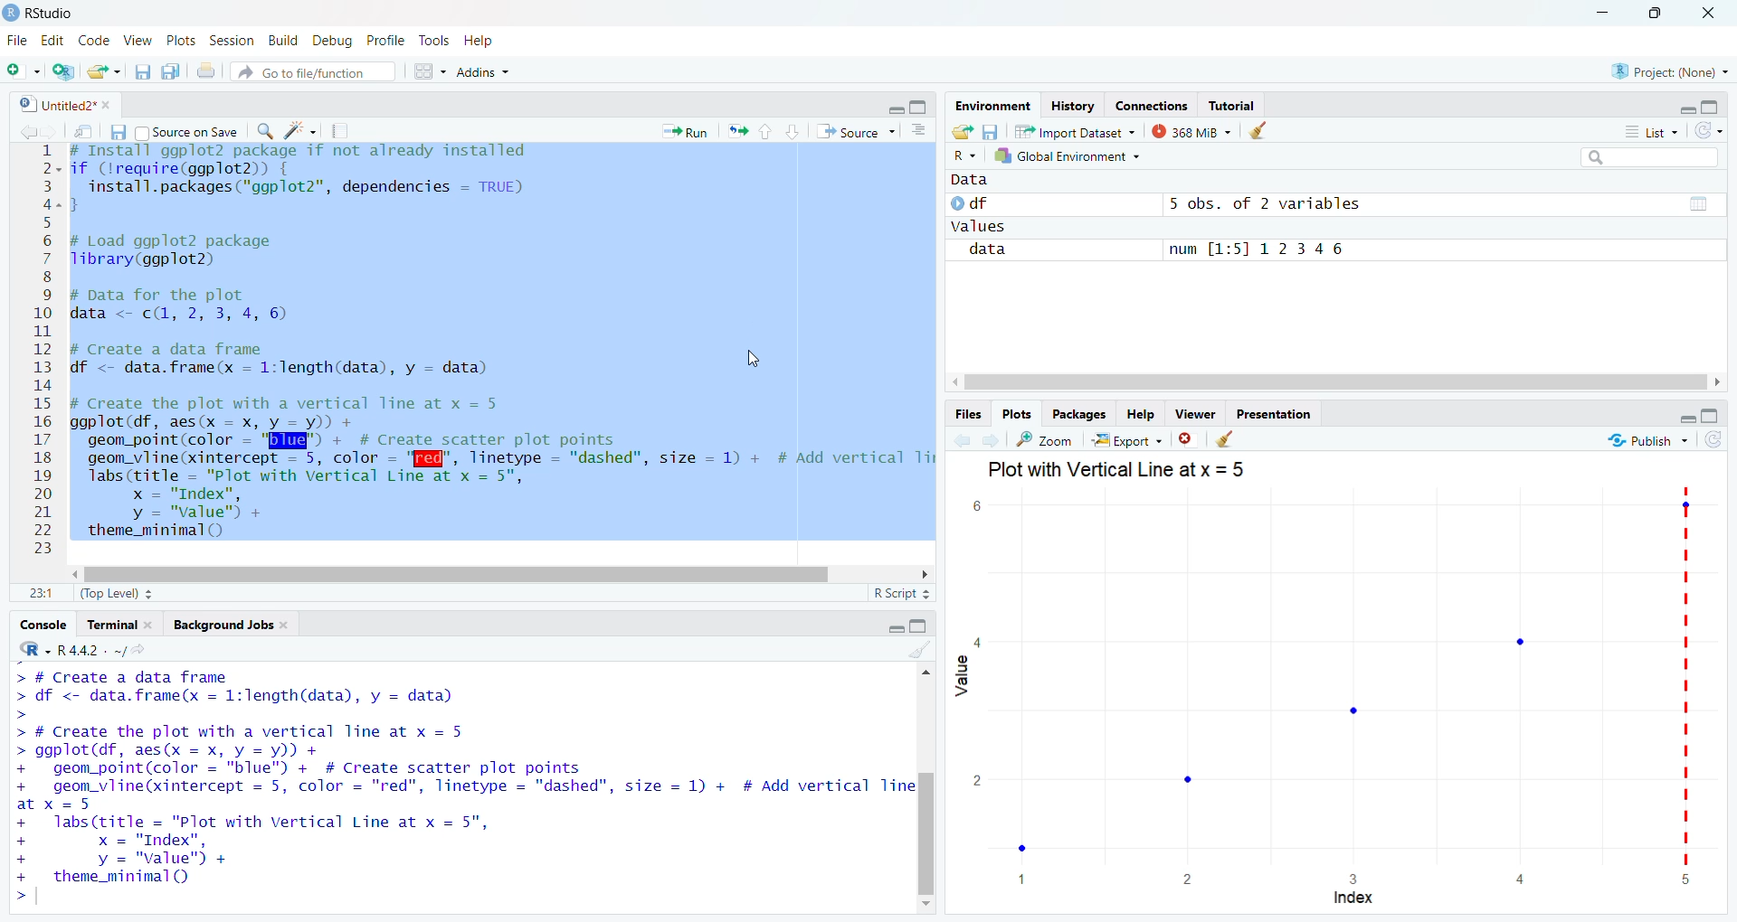  Describe the element at coordinates (1649, 132) in the screenshot. I see `List ` at that location.